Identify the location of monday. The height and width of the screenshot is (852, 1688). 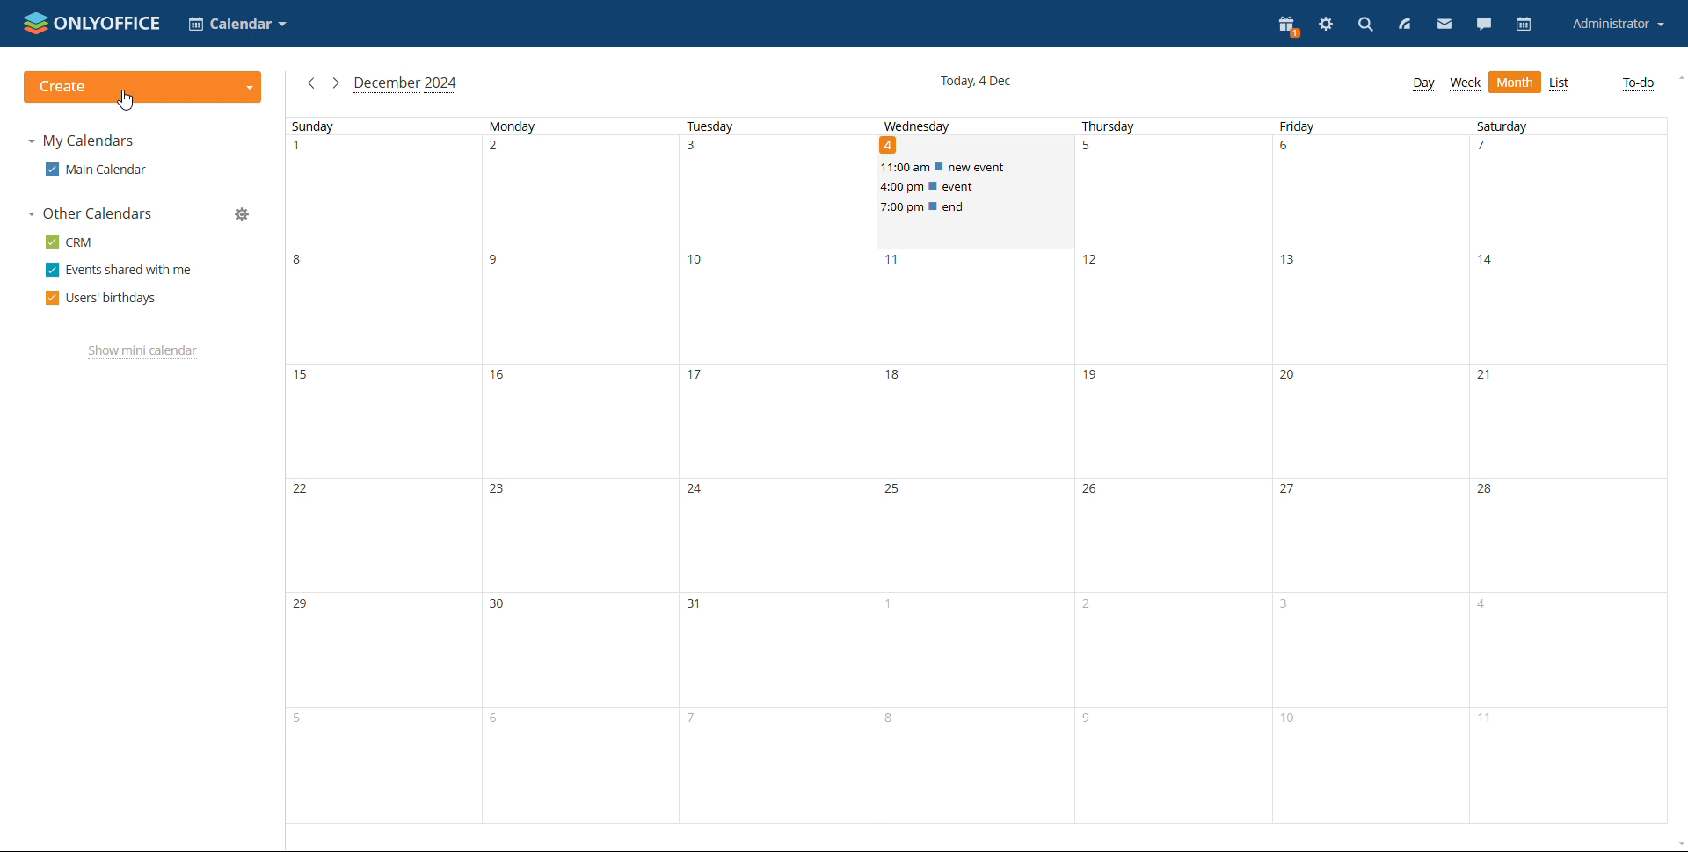
(580, 471).